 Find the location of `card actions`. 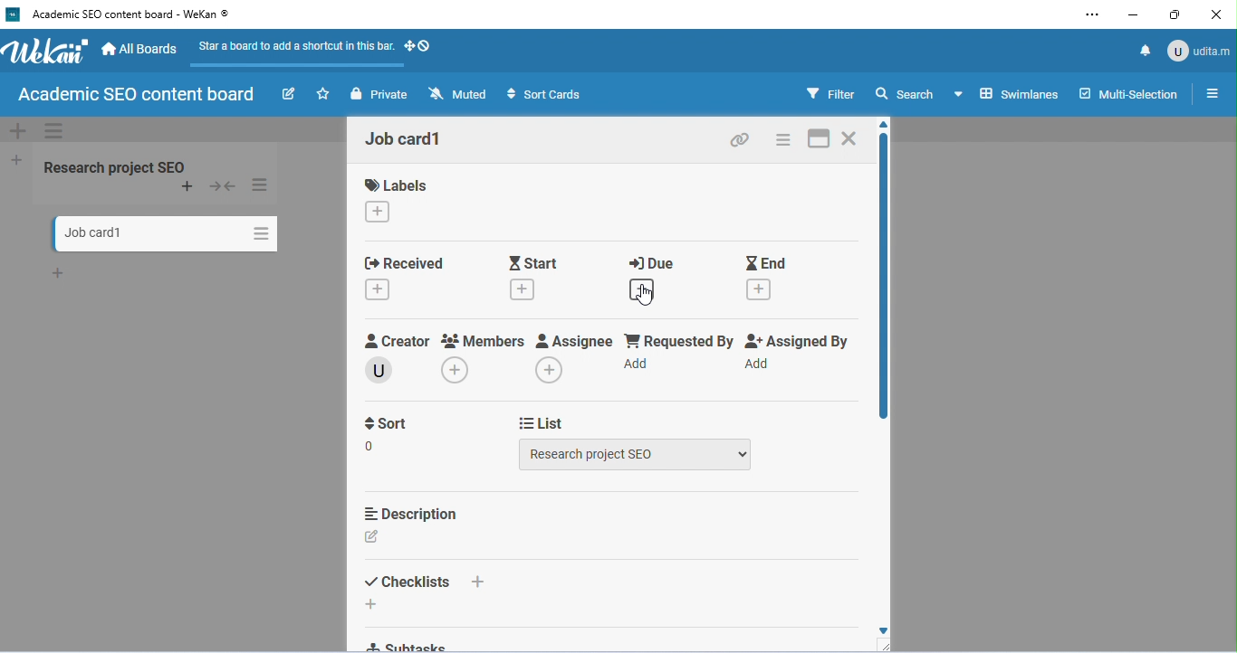

card actions is located at coordinates (784, 139).